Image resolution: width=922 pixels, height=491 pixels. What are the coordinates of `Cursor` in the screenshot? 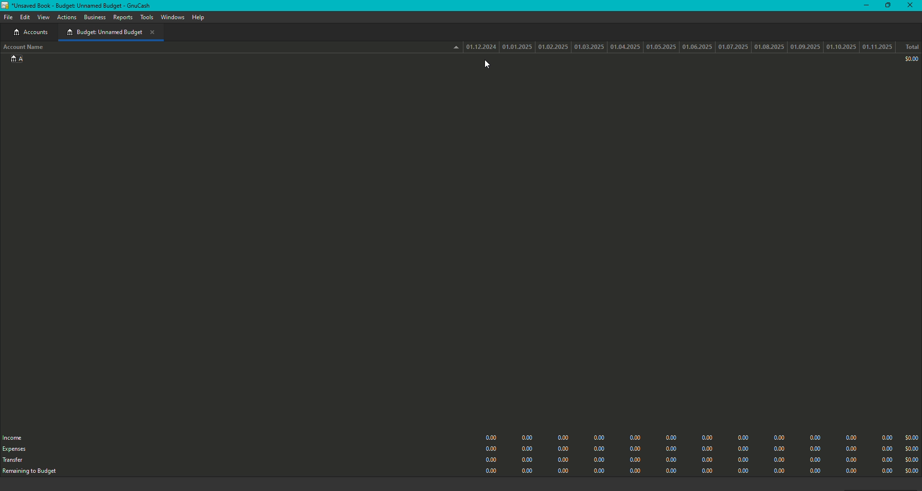 It's located at (489, 66).